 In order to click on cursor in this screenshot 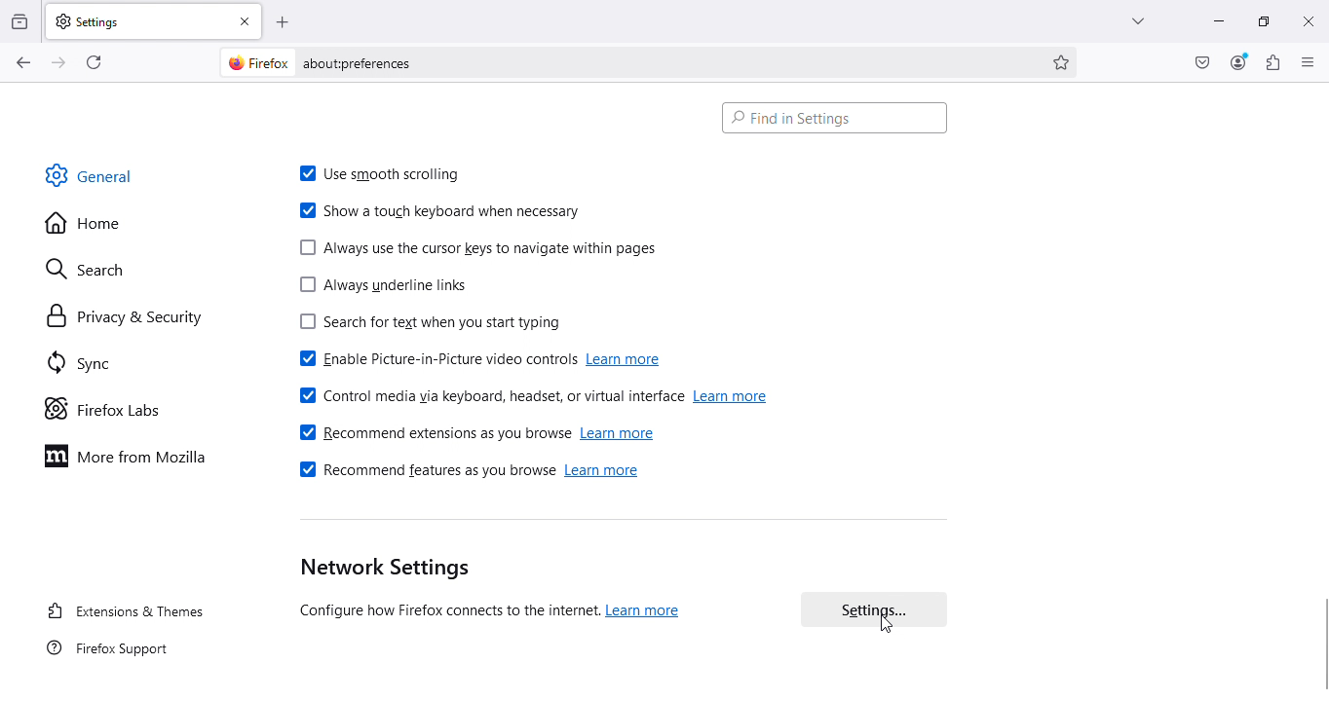, I will do `click(1320, 645)`.